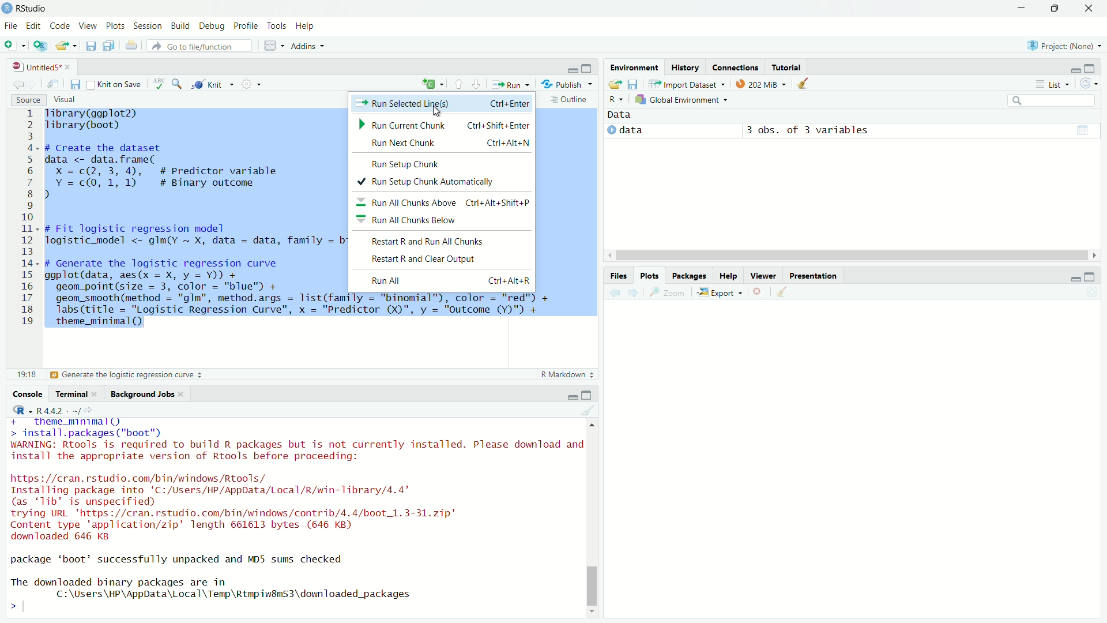 Image resolution: width=1107 pixels, height=623 pixels. I want to click on Profile, so click(245, 25).